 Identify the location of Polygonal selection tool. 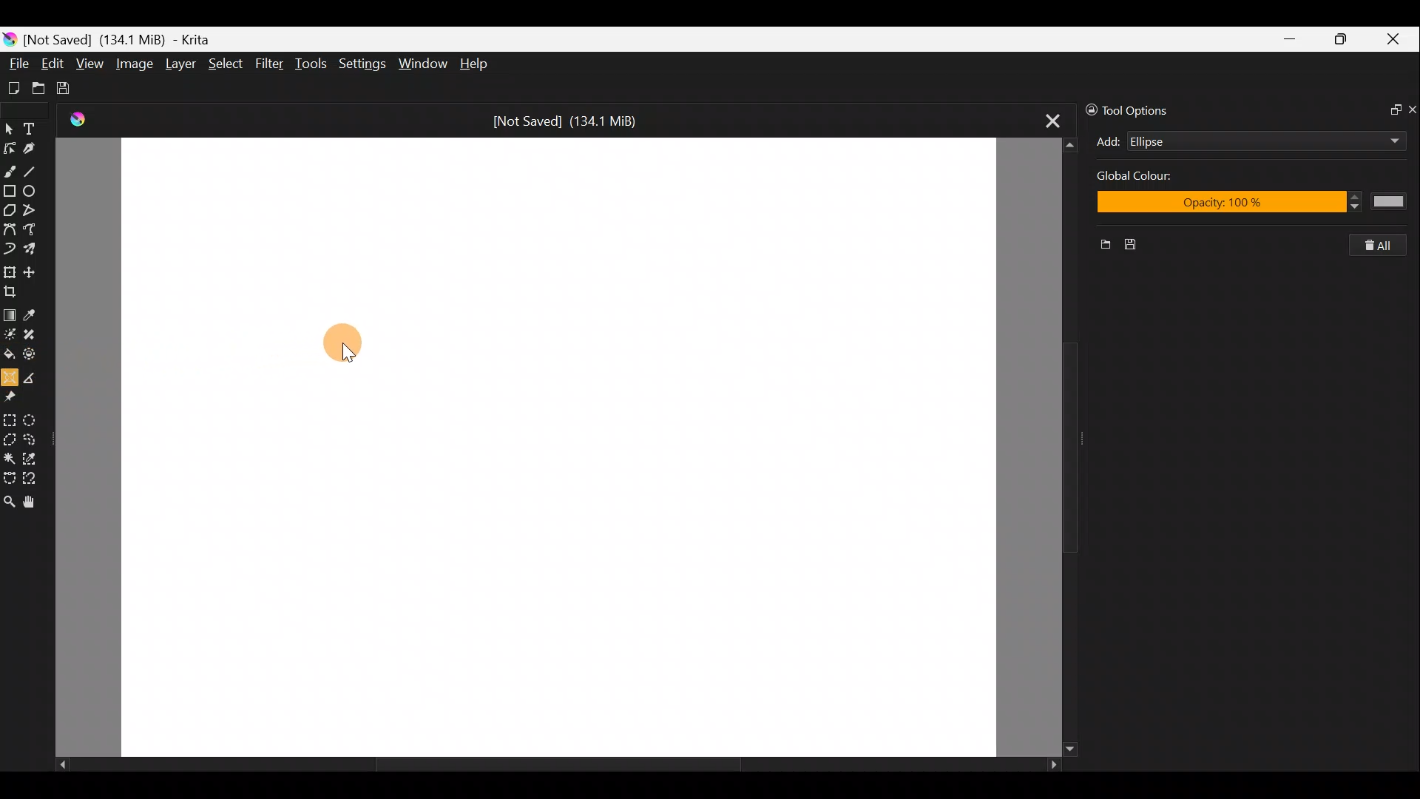
(10, 437).